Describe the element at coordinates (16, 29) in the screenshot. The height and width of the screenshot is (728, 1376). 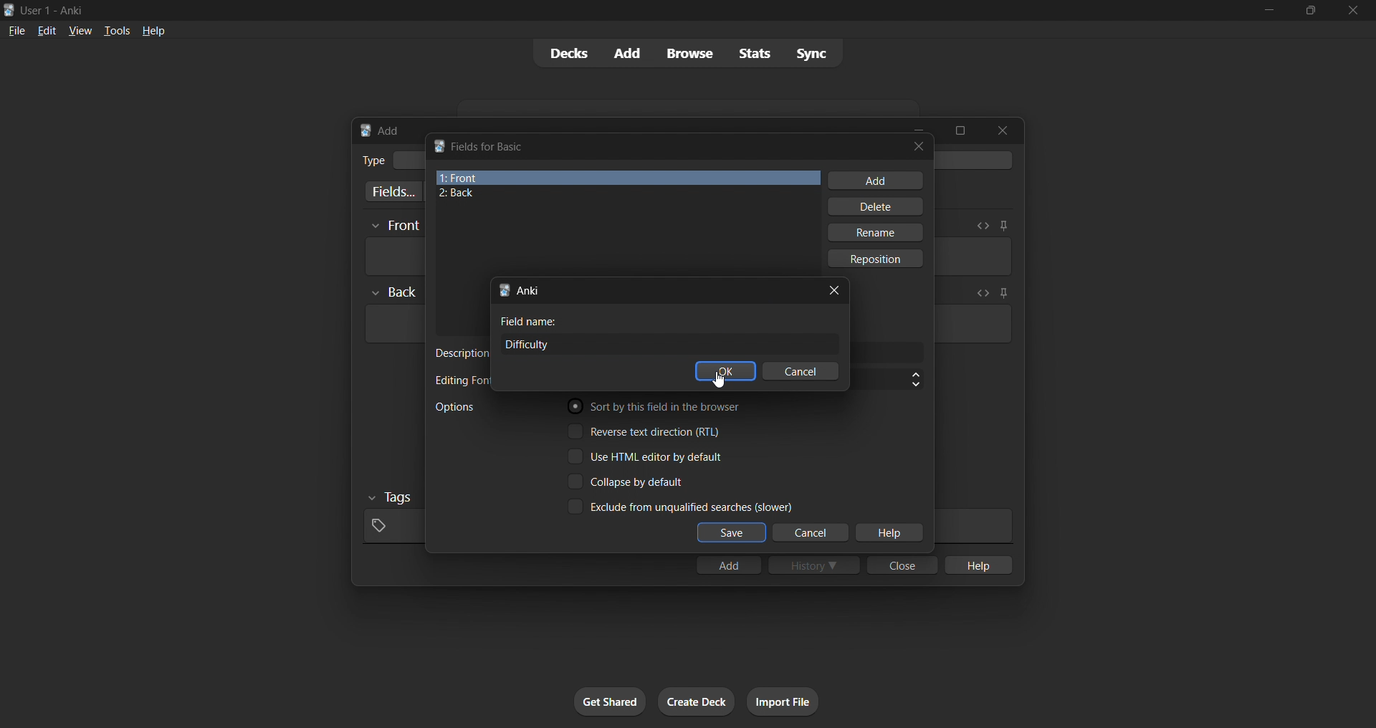
I see `file` at that location.